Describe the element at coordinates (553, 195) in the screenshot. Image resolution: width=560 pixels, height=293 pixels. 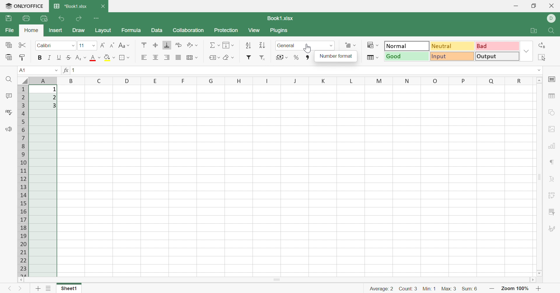
I see `Pivot table settings` at that location.